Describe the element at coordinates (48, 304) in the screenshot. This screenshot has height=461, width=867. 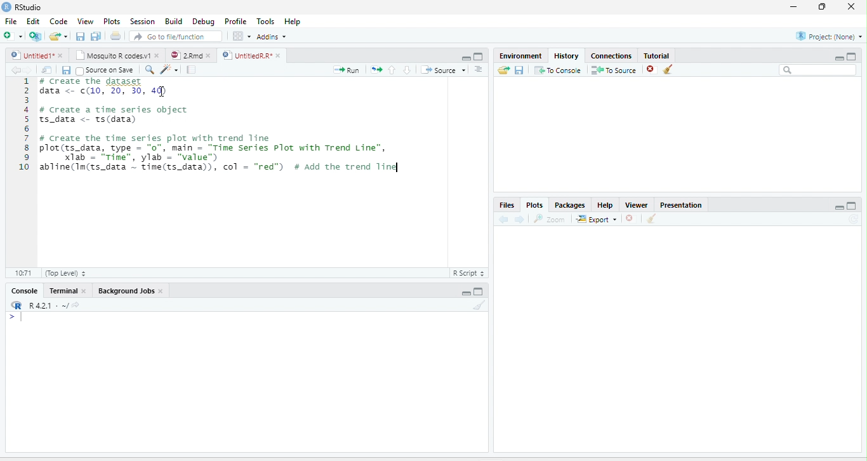
I see `R 4.2.1 . ~/` at that location.